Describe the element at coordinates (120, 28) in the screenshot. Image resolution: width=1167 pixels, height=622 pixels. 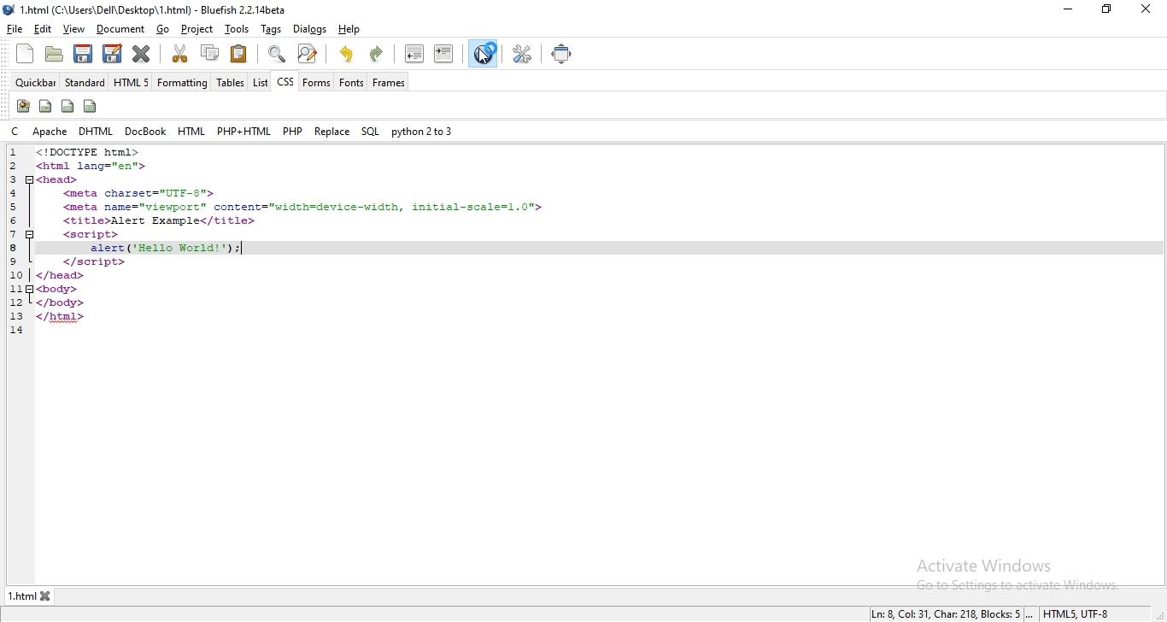
I see `document` at that location.